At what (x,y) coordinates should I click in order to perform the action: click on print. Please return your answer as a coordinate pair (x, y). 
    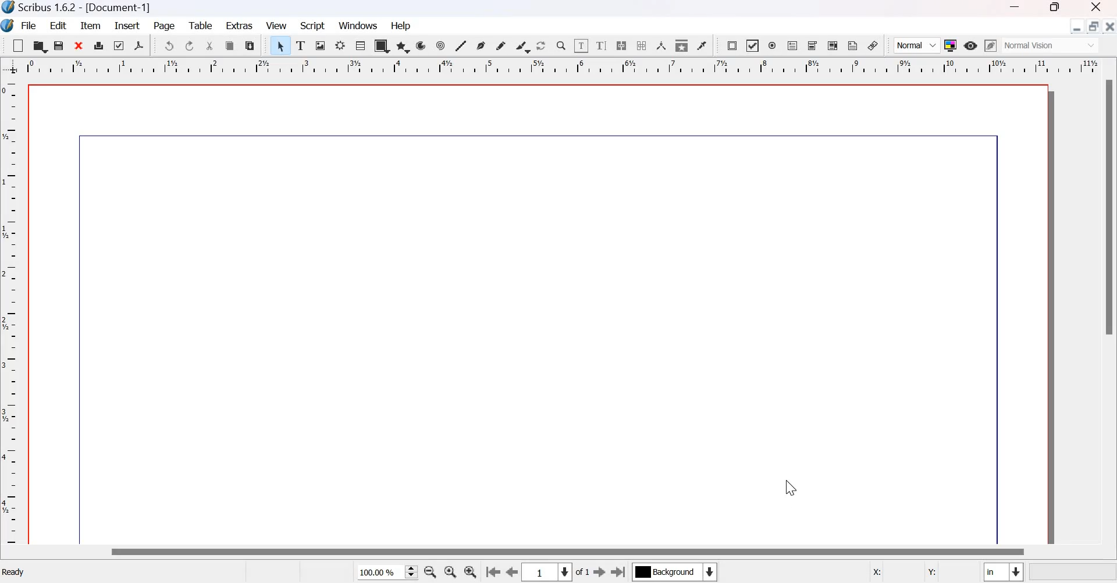
    Looking at the image, I should click on (98, 45).